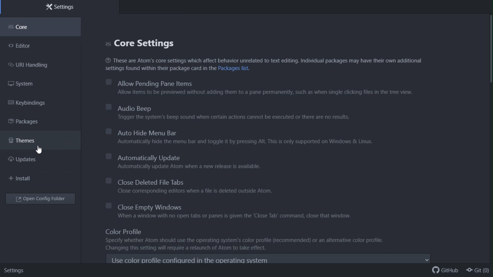 This screenshot has height=277, width=493. I want to click on cursor, so click(38, 148).